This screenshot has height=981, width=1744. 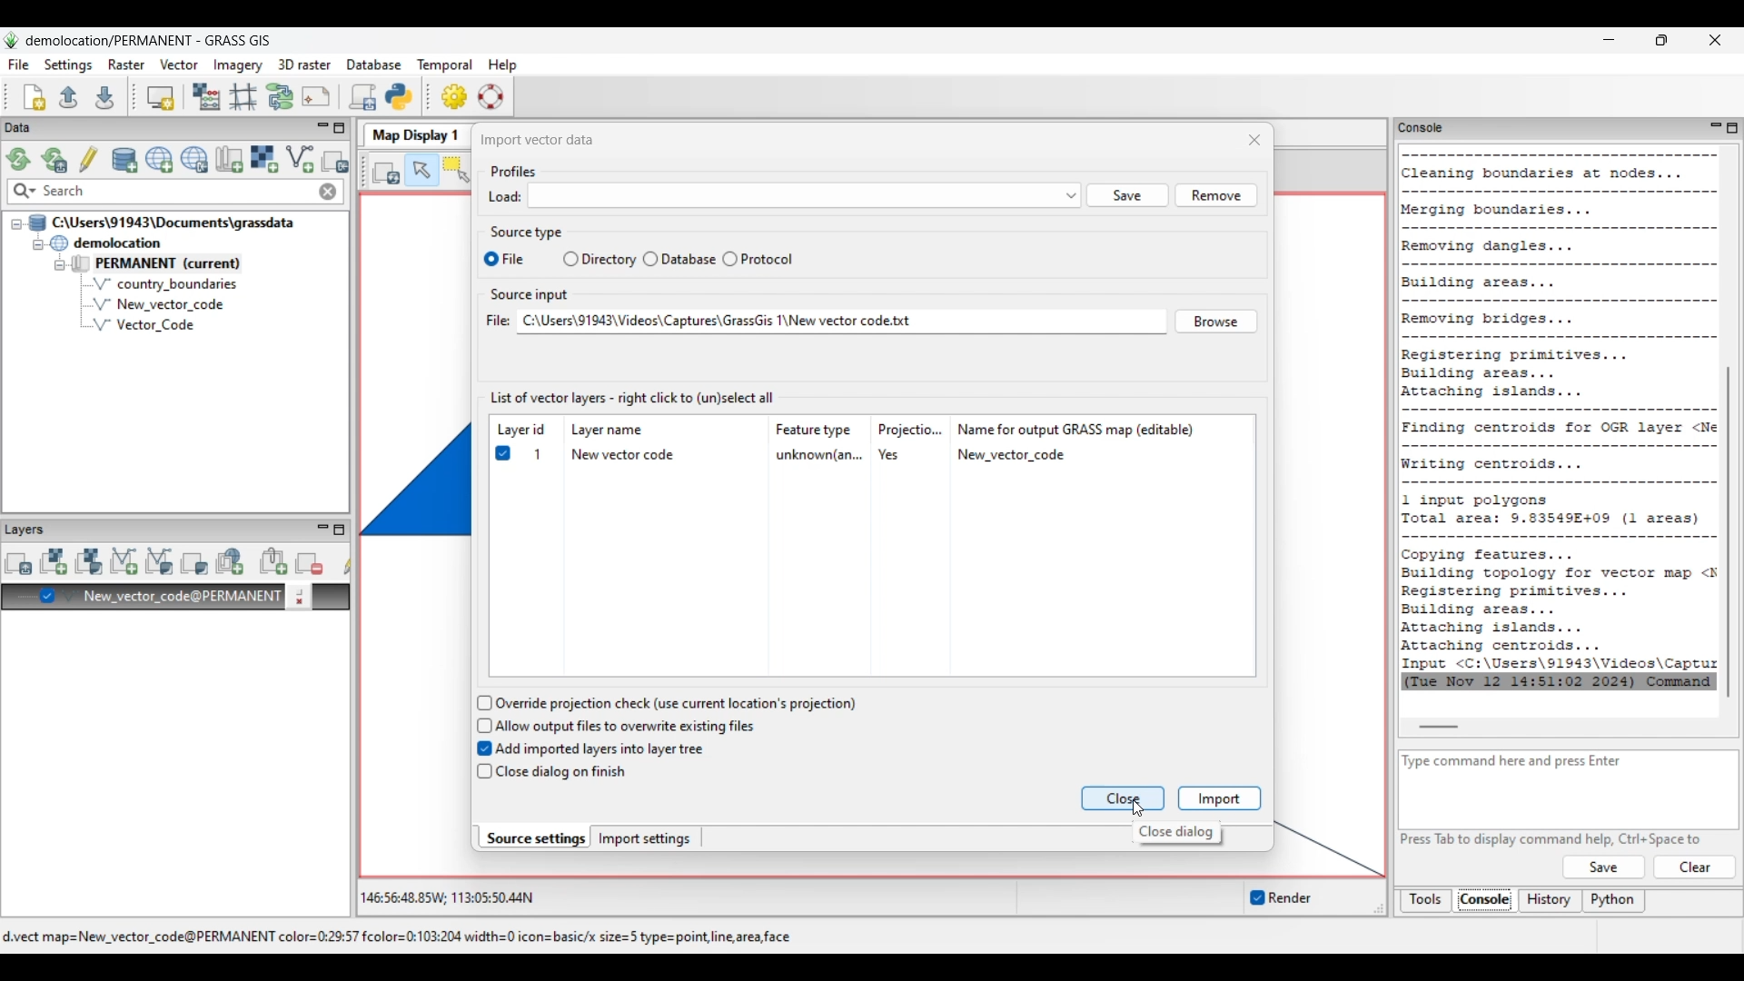 I want to click on Close input made to quick search, so click(x=328, y=192).